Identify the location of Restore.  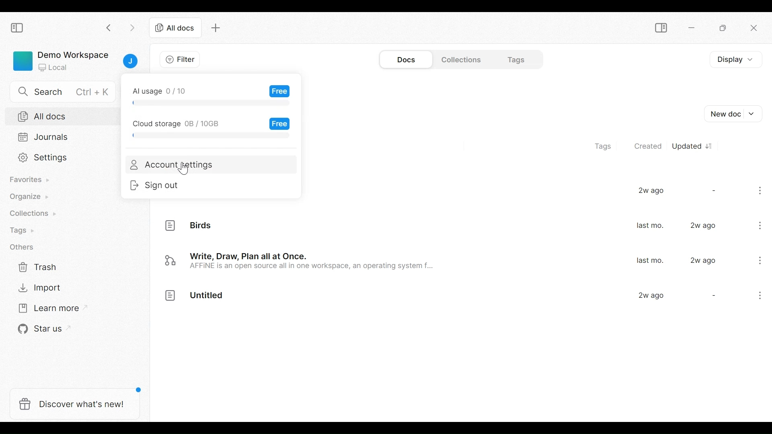
(722, 28).